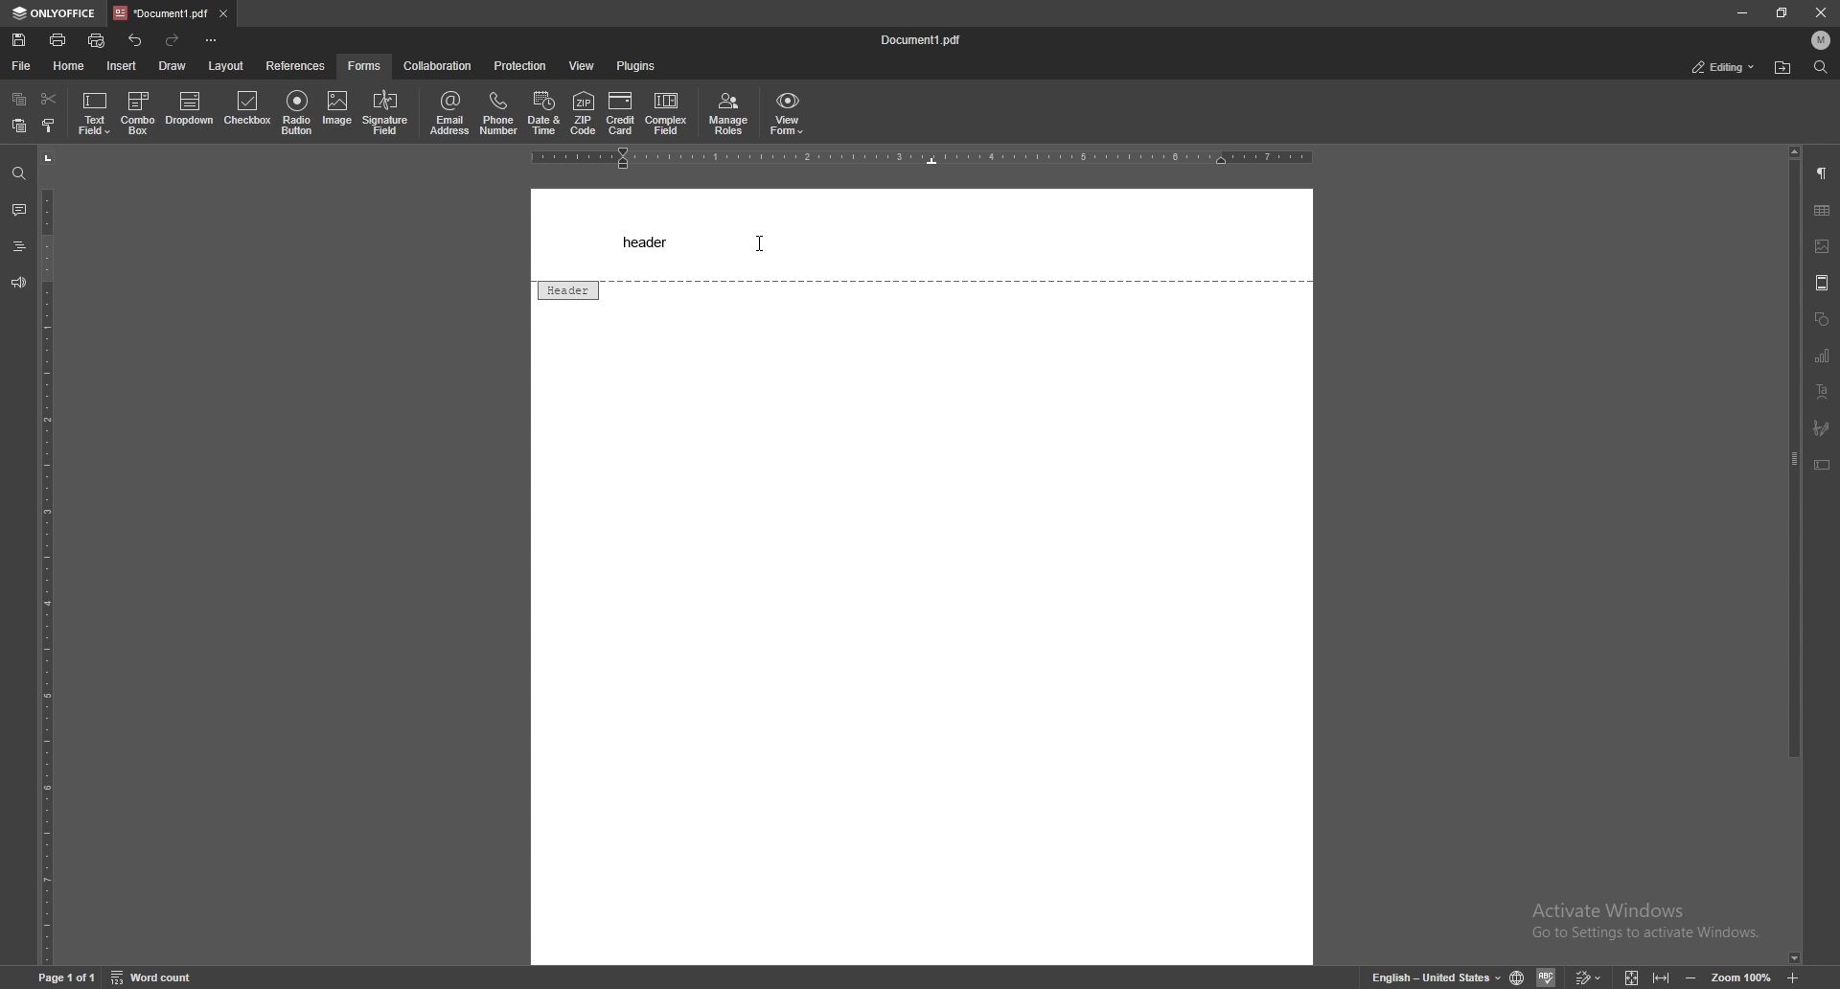 The image size is (1840, 989). Describe the element at coordinates (386, 113) in the screenshot. I see `signature field` at that location.